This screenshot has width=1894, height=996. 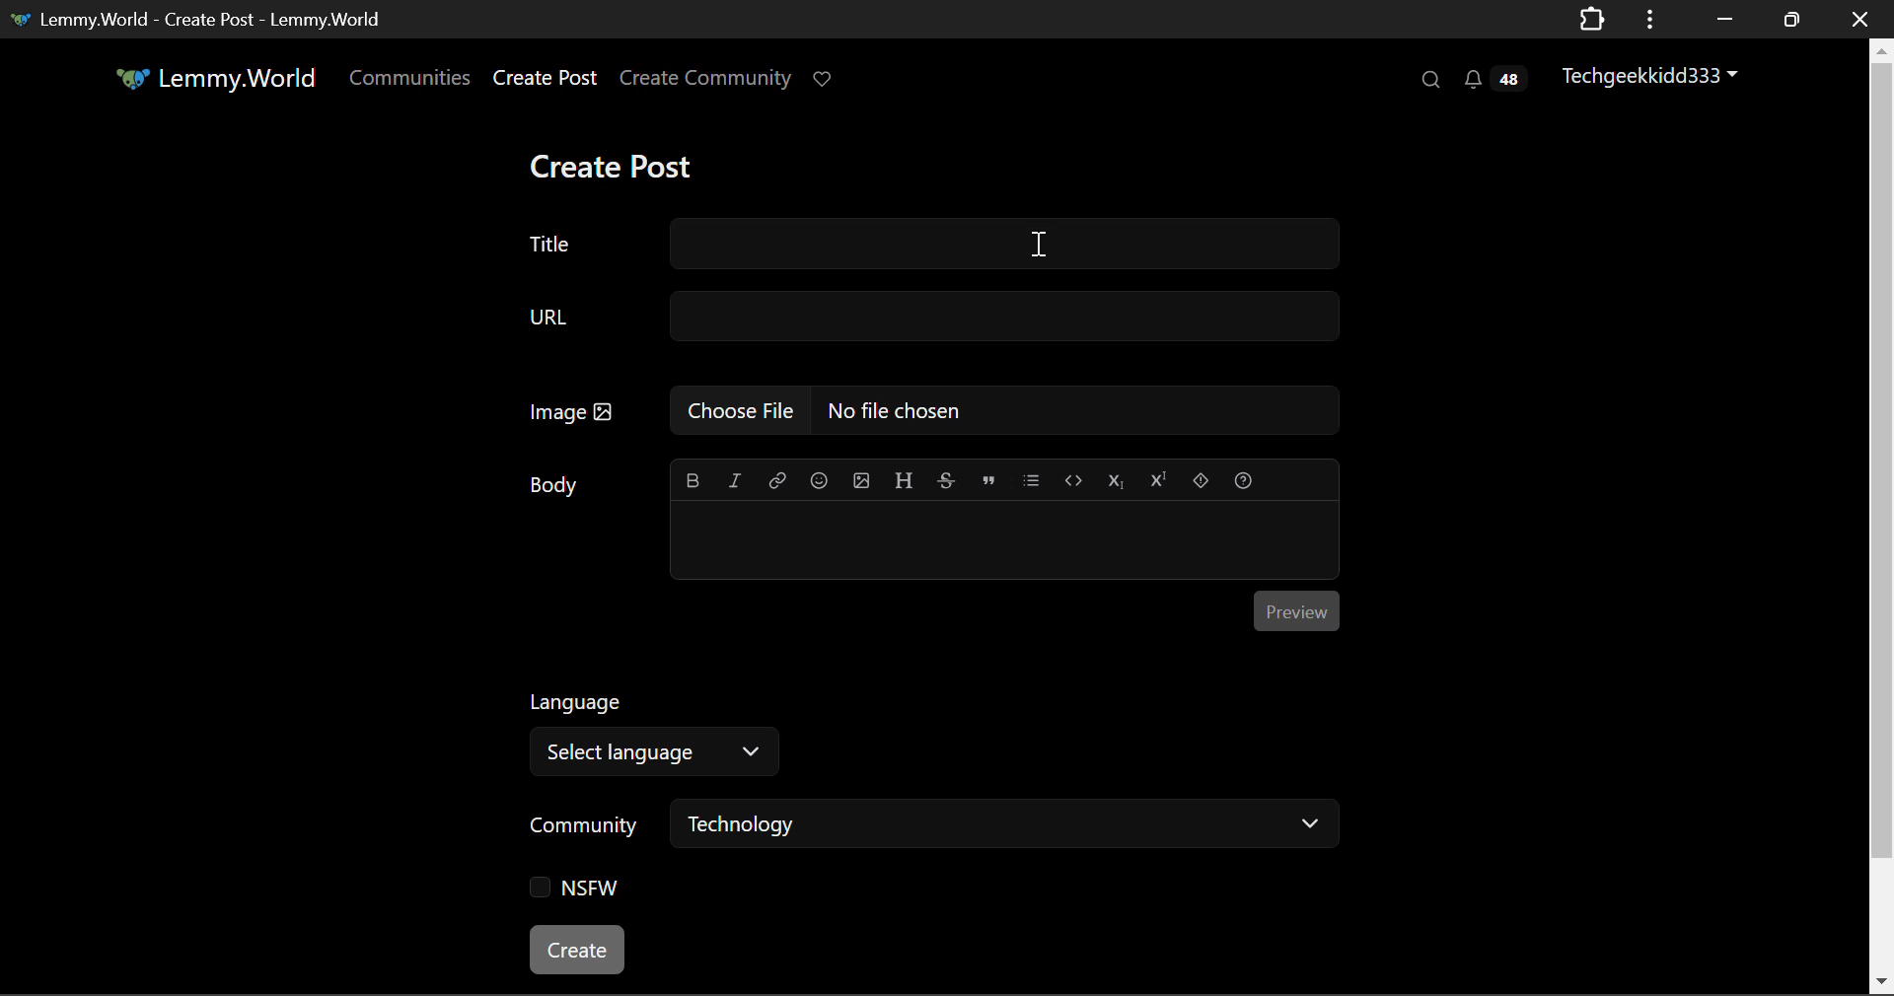 What do you see at coordinates (816, 478) in the screenshot?
I see `emoji` at bounding box center [816, 478].